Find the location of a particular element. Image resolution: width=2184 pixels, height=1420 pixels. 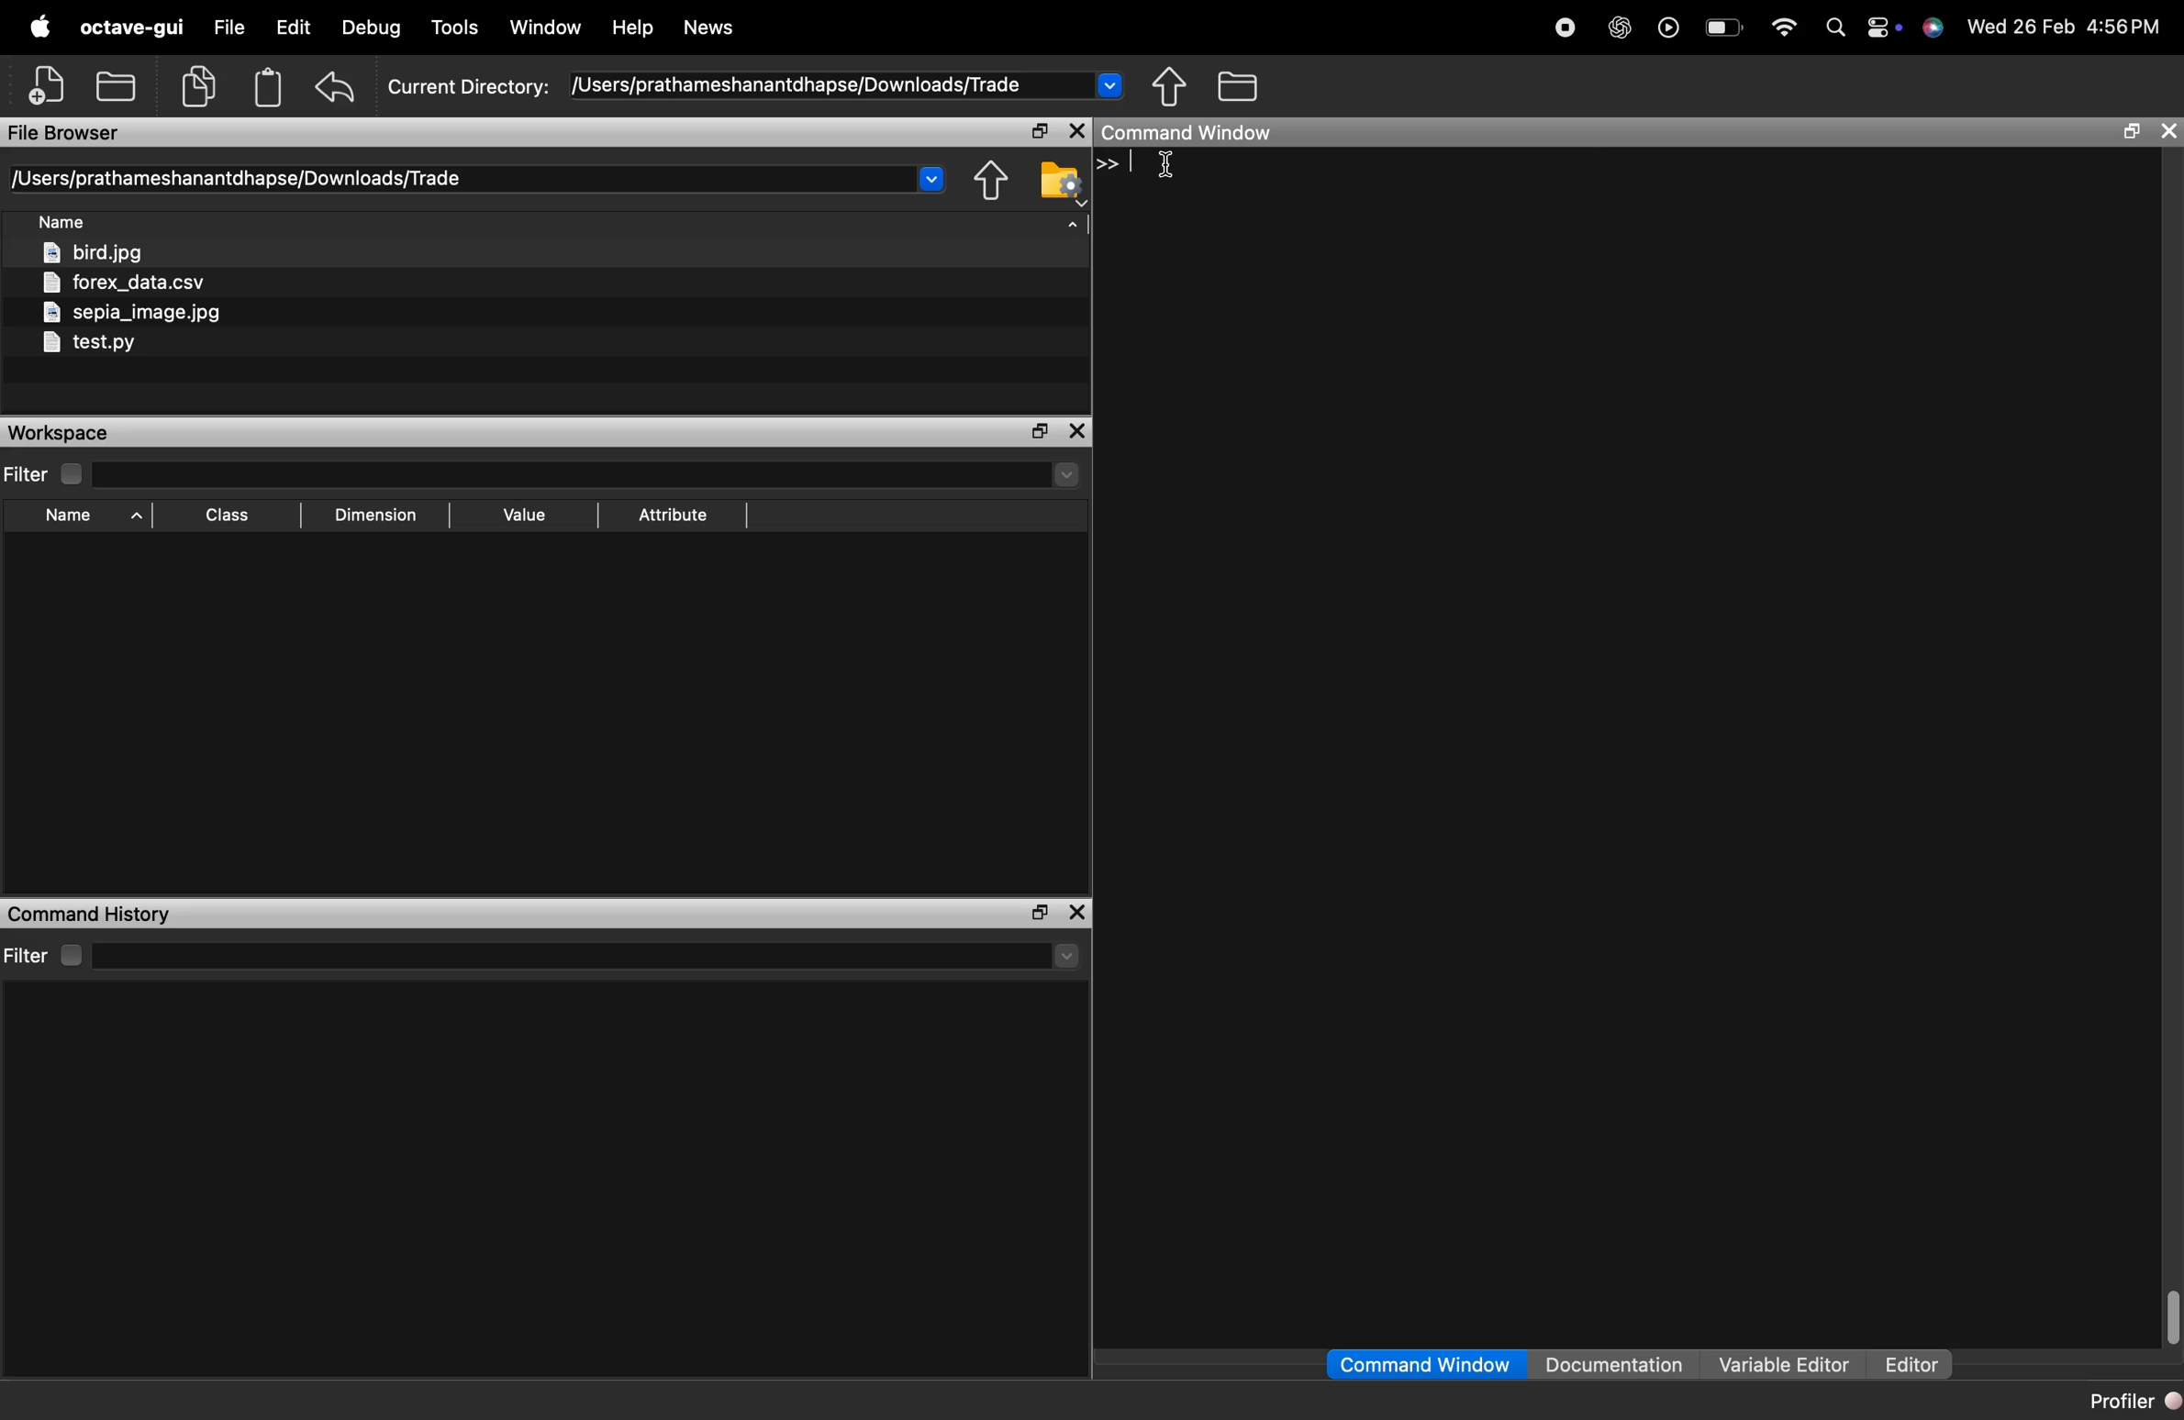

File Browser is located at coordinates (64, 133).